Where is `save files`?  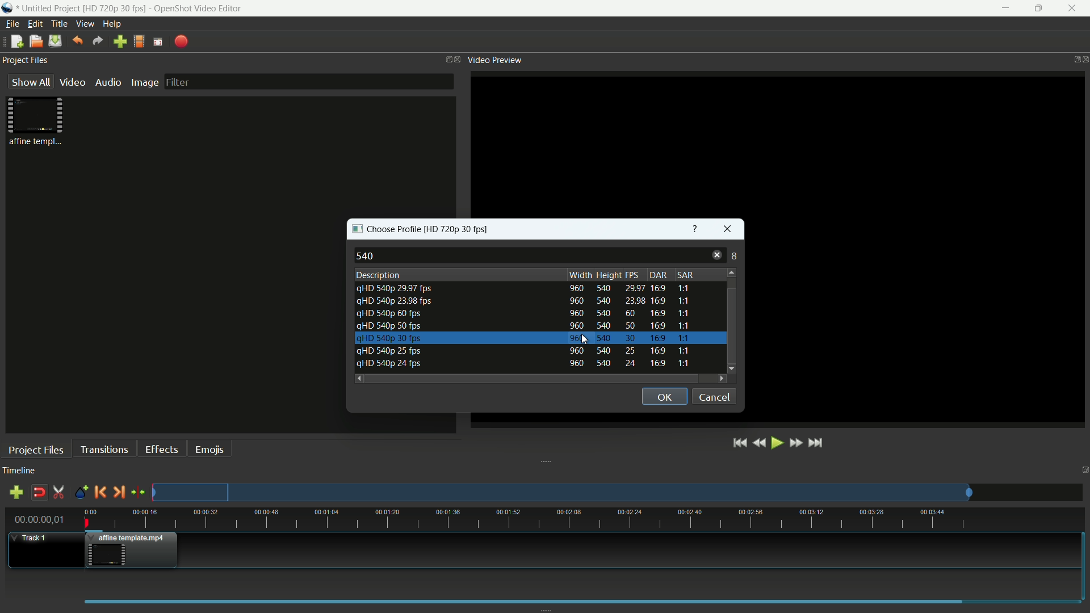
save files is located at coordinates (54, 41).